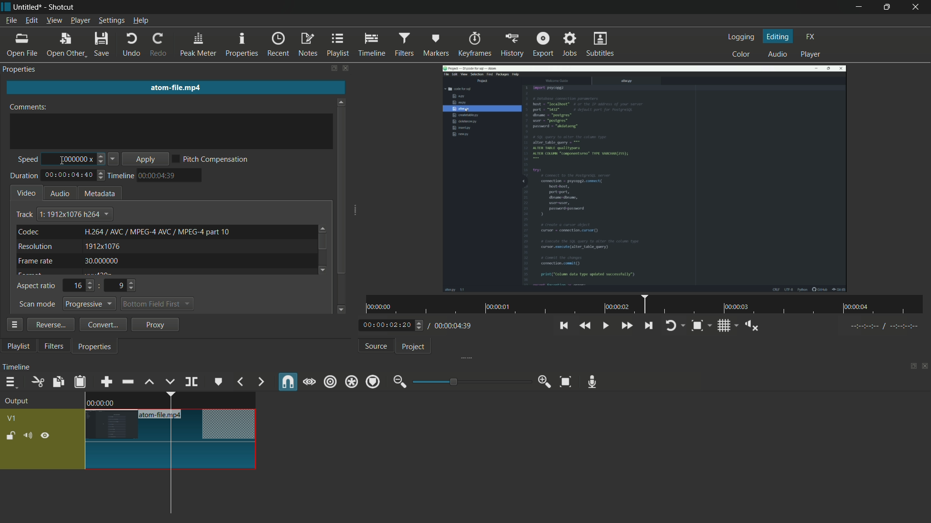  I want to click on close timeline, so click(925, 368).